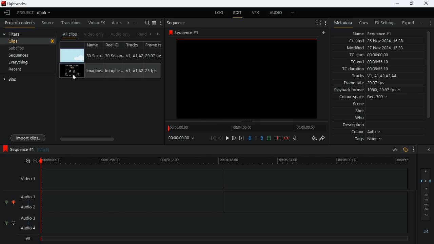  What do you see at coordinates (375, 76) in the screenshot?
I see `tracks` at bounding box center [375, 76].